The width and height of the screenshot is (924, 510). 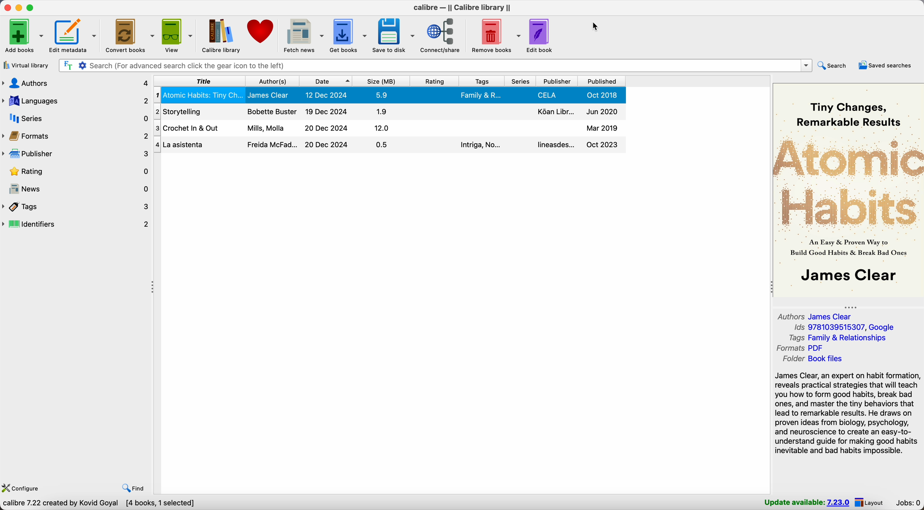 I want to click on find, so click(x=131, y=487).